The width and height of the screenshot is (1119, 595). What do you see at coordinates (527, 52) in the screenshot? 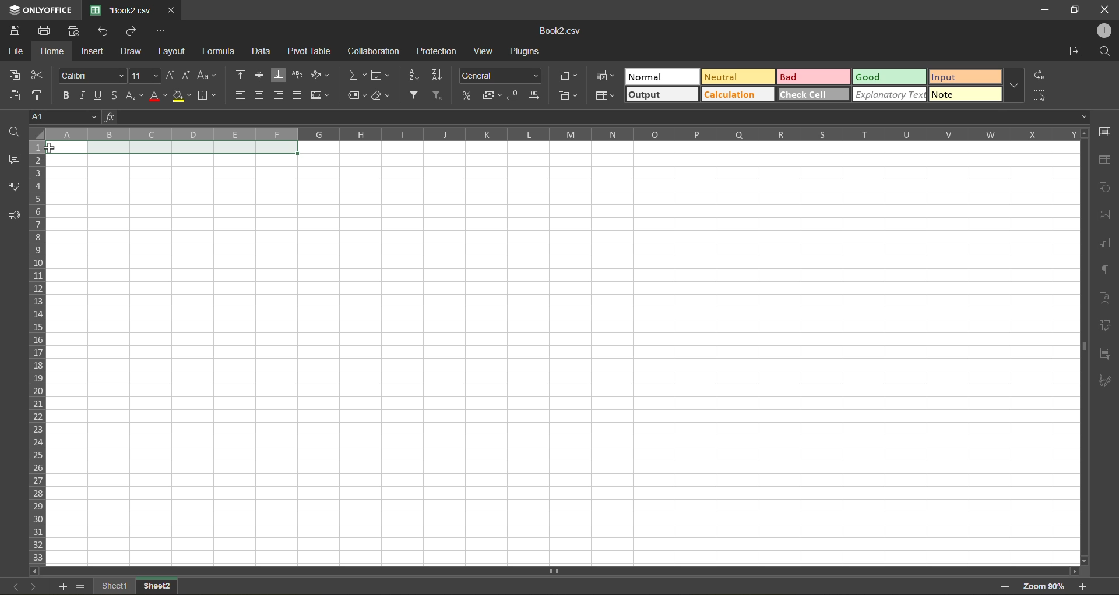
I see `plugins` at bounding box center [527, 52].